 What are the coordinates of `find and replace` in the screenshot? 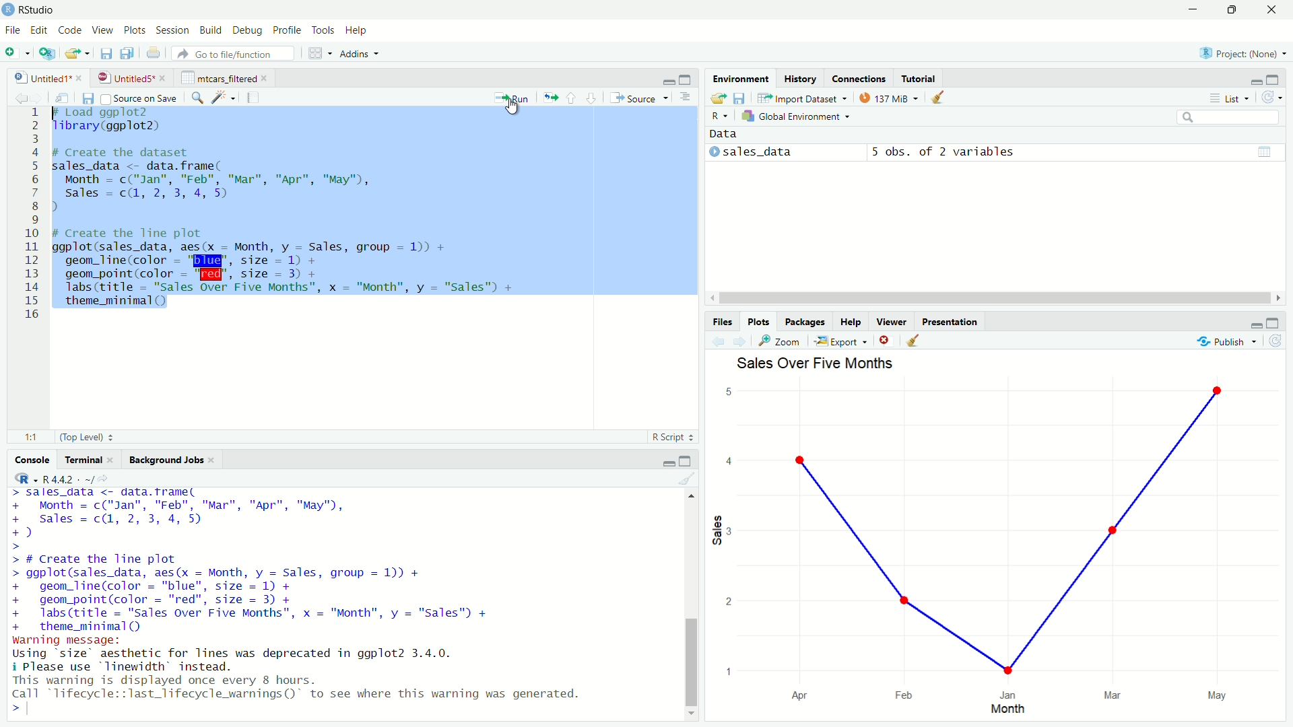 It's located at (197, 99).